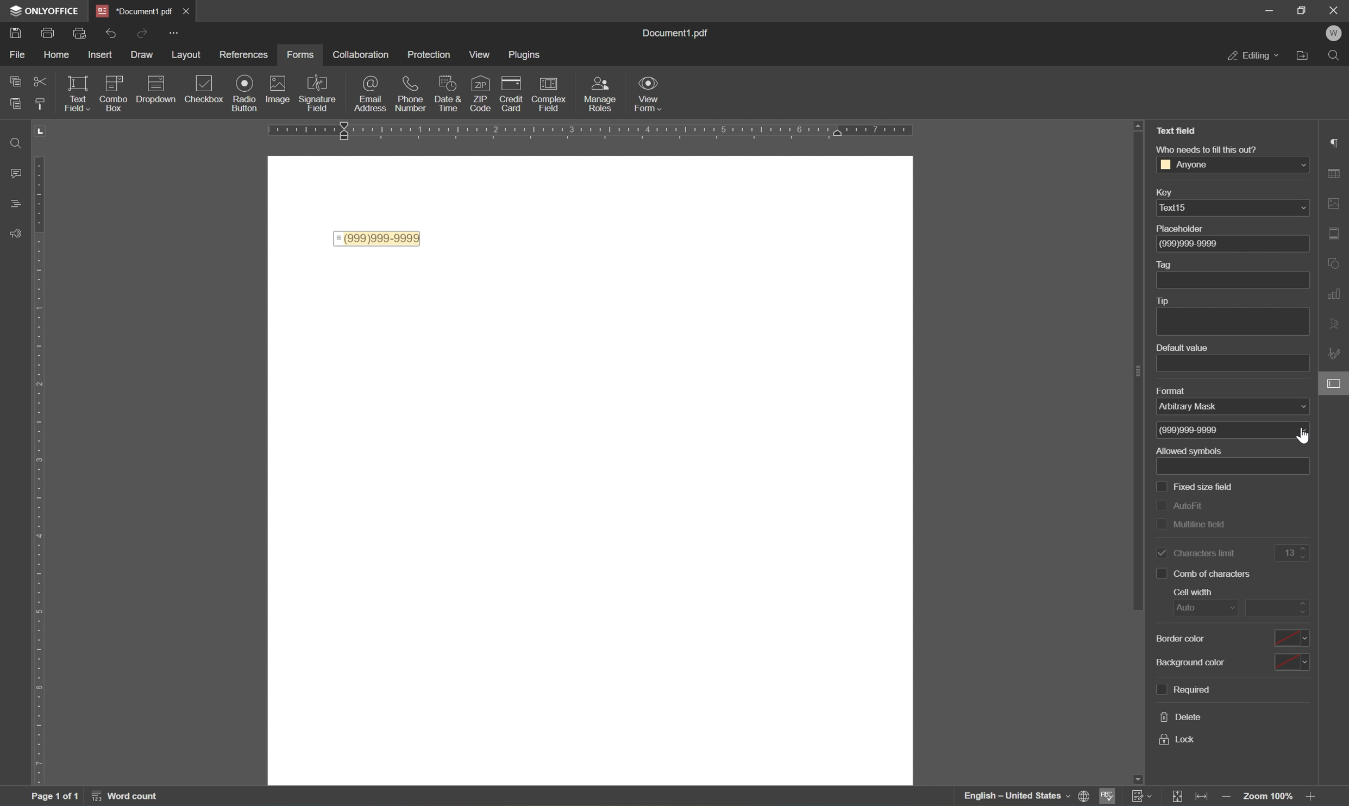 Image resolution: width=1349 pixels, height=806 pixels. I want to click on autofill, so click(1182, 508).